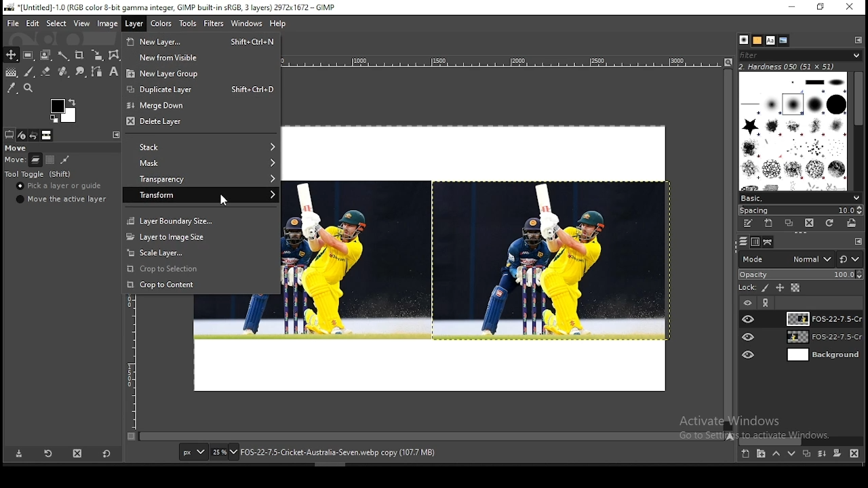 The height and width of the screenshot is (488, 868). I want to click on mask, so click(200, 163).